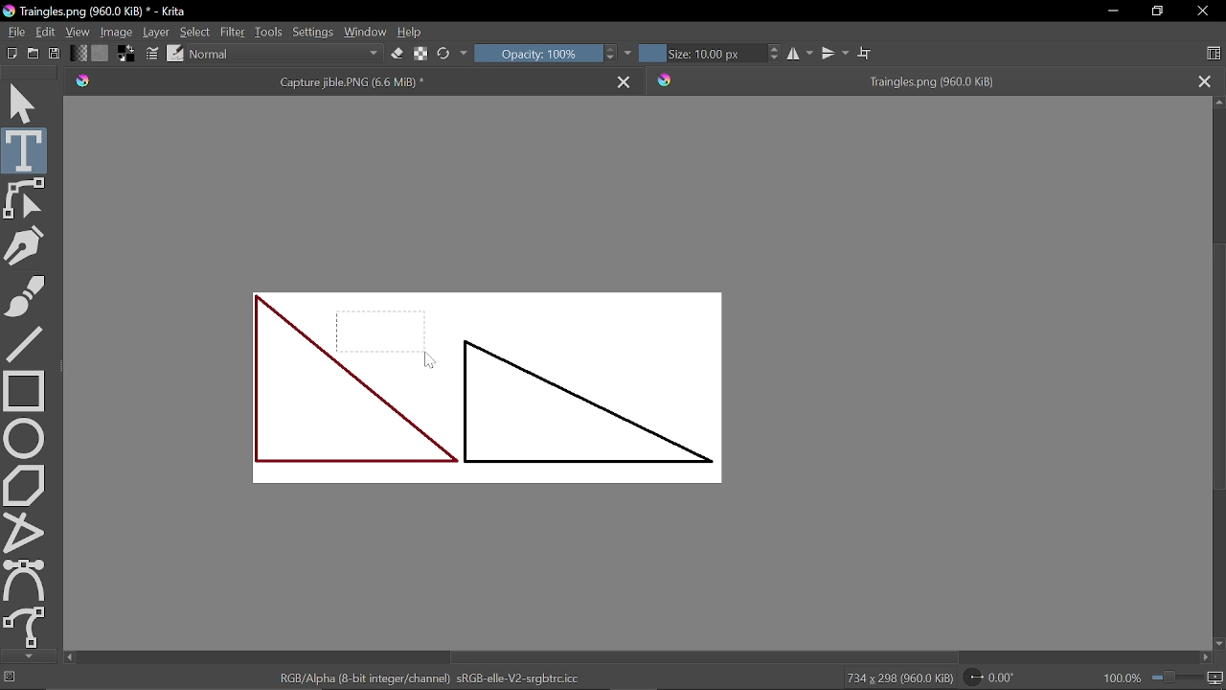 This screenshot has width=1226, height=690. What do you see at coordinates (436, 678) in the screenshot?
I see `RGB/Alpha (8 - bit integer/channel) sRGB` at bounding box center [436, 678].